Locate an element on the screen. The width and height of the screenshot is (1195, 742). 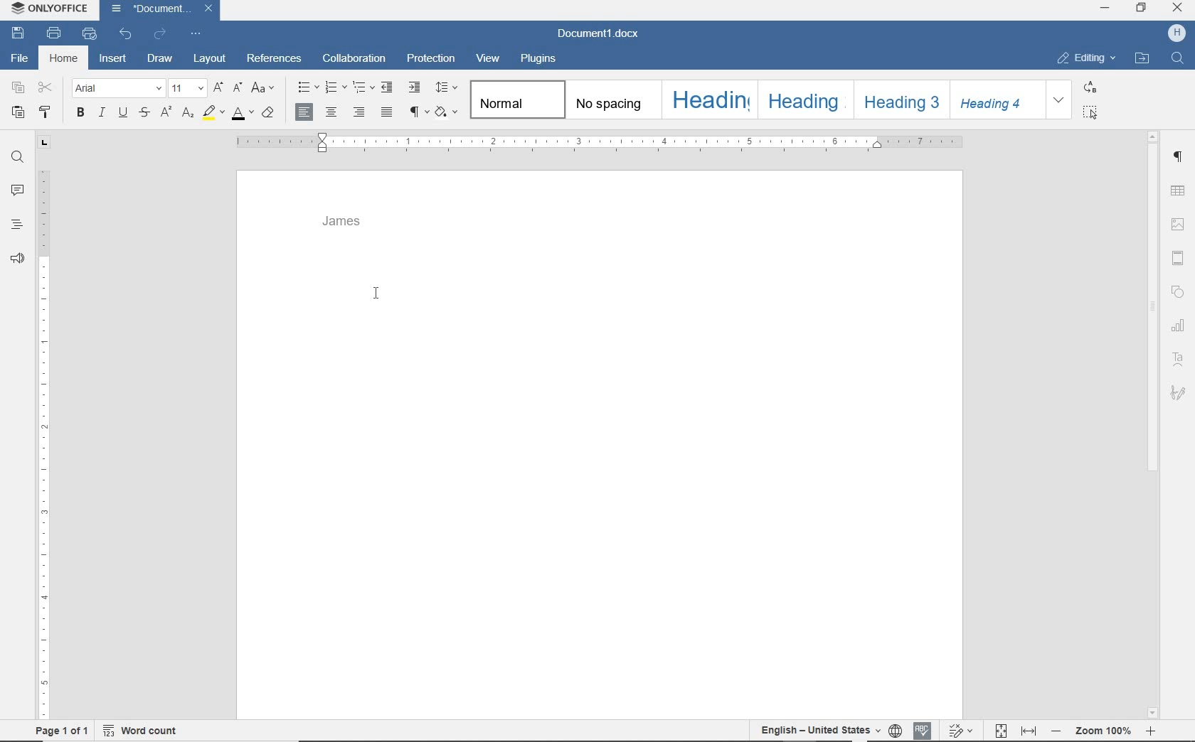
page 1 of 1 is located at coordinates (64, 732).